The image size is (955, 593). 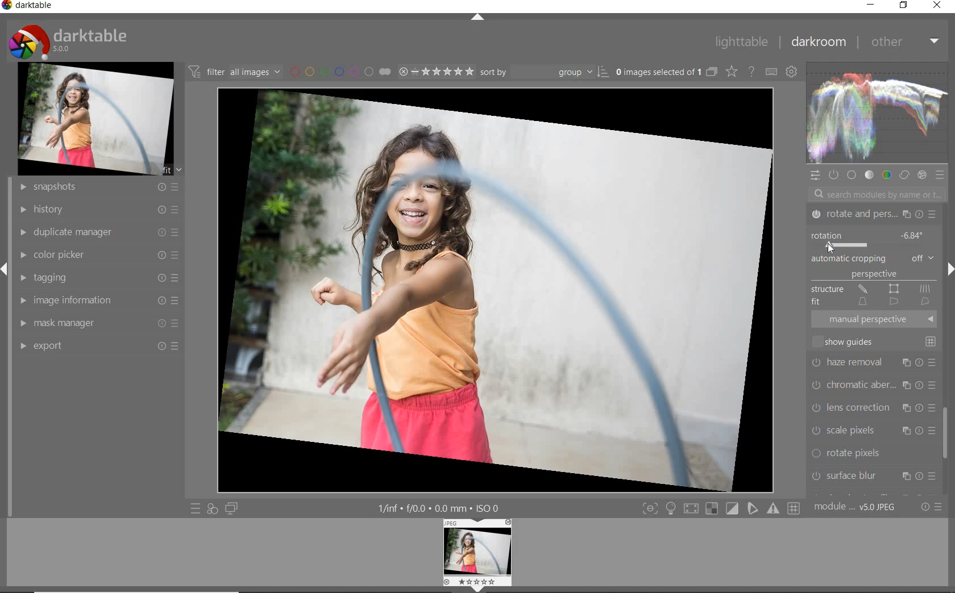 What do you see at coordinates (873, 195) in the screenshot?
I see `search modules` at bounding box center [873, 195].